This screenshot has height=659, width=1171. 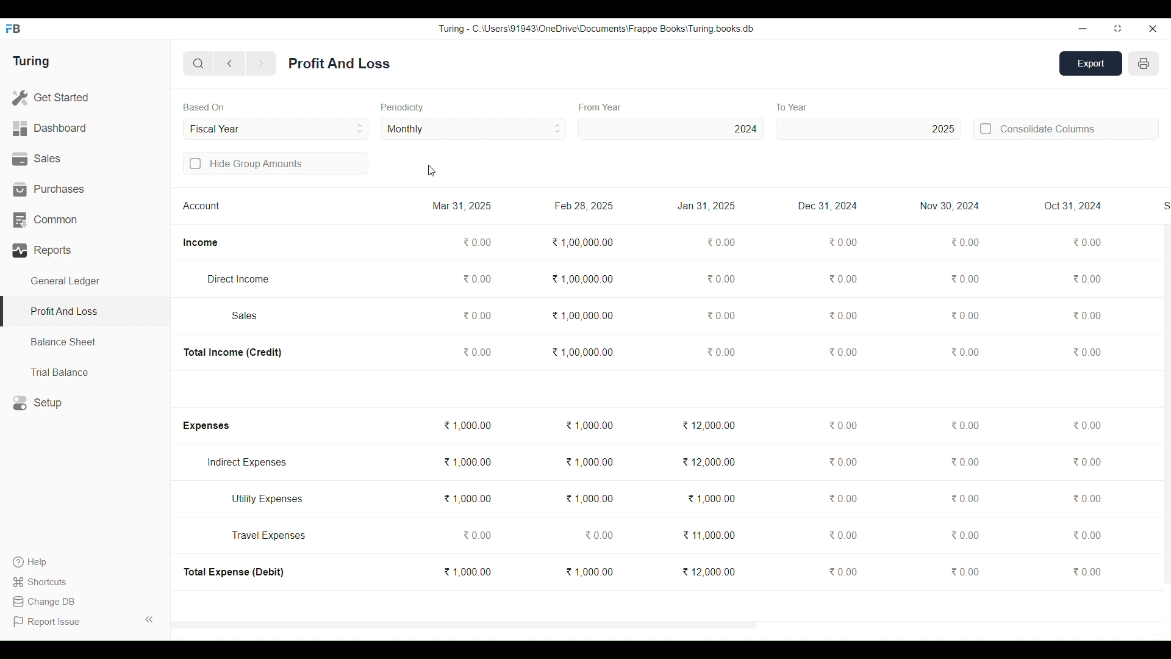 I want to click on 0.00, so click(x=1087, y=315).